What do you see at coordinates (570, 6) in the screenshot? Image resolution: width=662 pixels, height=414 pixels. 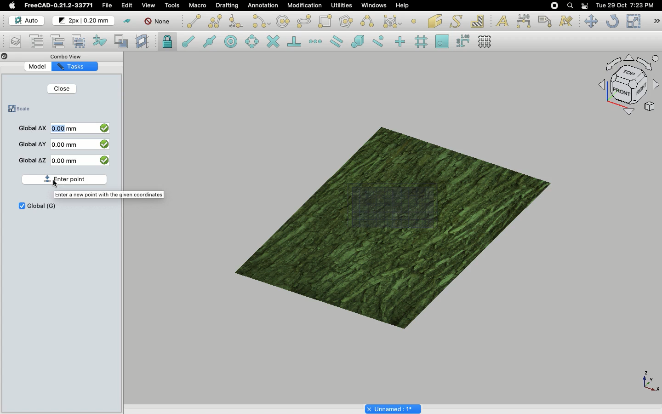 I see `Search` at bounding box center [570, 6].